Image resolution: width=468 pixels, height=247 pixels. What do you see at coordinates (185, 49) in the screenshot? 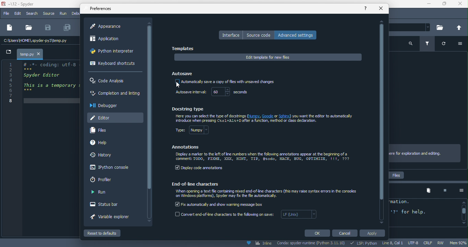
I see `templates` at bounding box center [185, 49].